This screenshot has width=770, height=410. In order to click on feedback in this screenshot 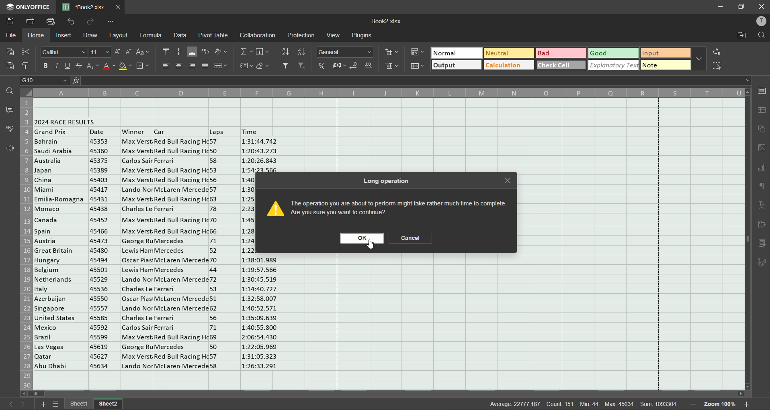, I will do `click(9, 149)`.